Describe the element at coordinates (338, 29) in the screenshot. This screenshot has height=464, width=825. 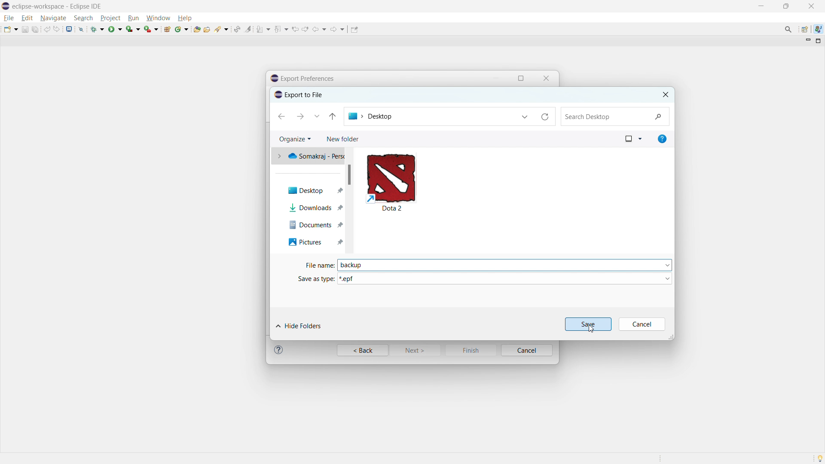
I see `forward` at that location.